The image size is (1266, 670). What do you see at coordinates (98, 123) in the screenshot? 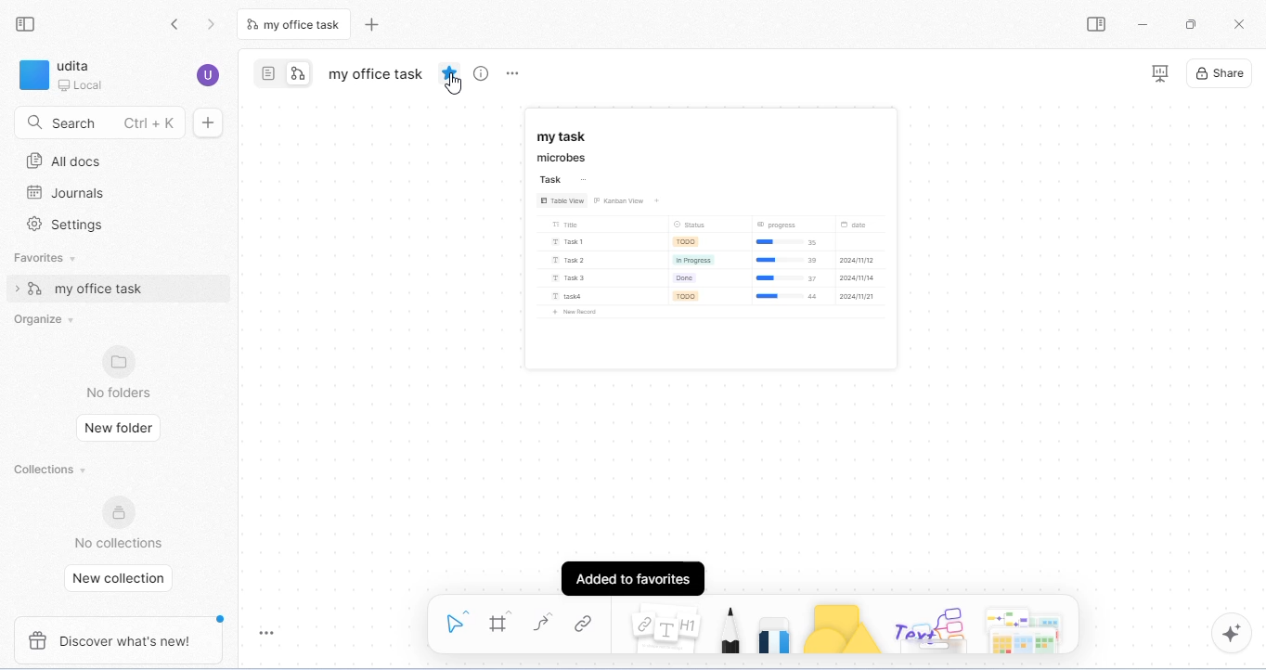
I see `search` at bounding box center [98, 123].